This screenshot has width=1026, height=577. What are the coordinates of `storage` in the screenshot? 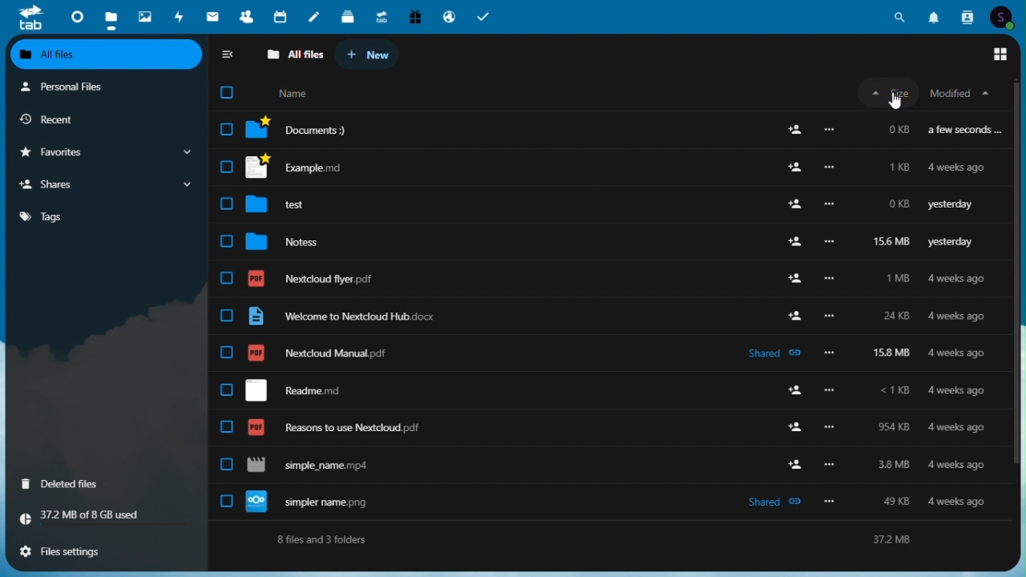 It's located at (105, 518).